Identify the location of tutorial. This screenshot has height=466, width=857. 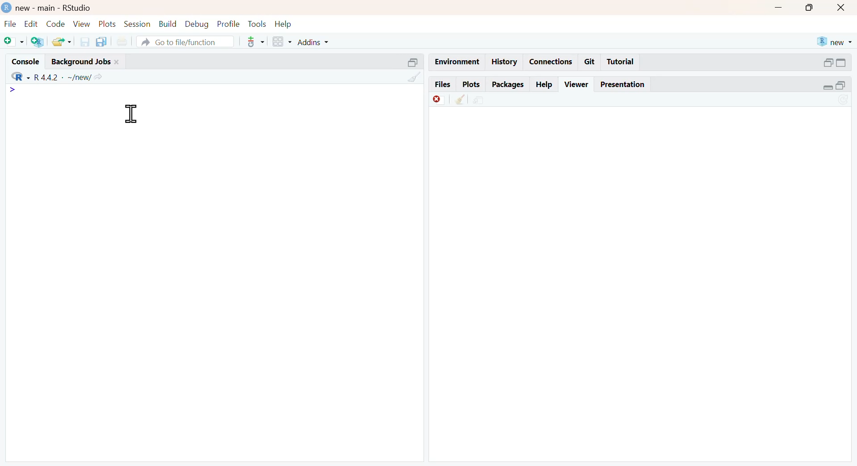
(621, 62).